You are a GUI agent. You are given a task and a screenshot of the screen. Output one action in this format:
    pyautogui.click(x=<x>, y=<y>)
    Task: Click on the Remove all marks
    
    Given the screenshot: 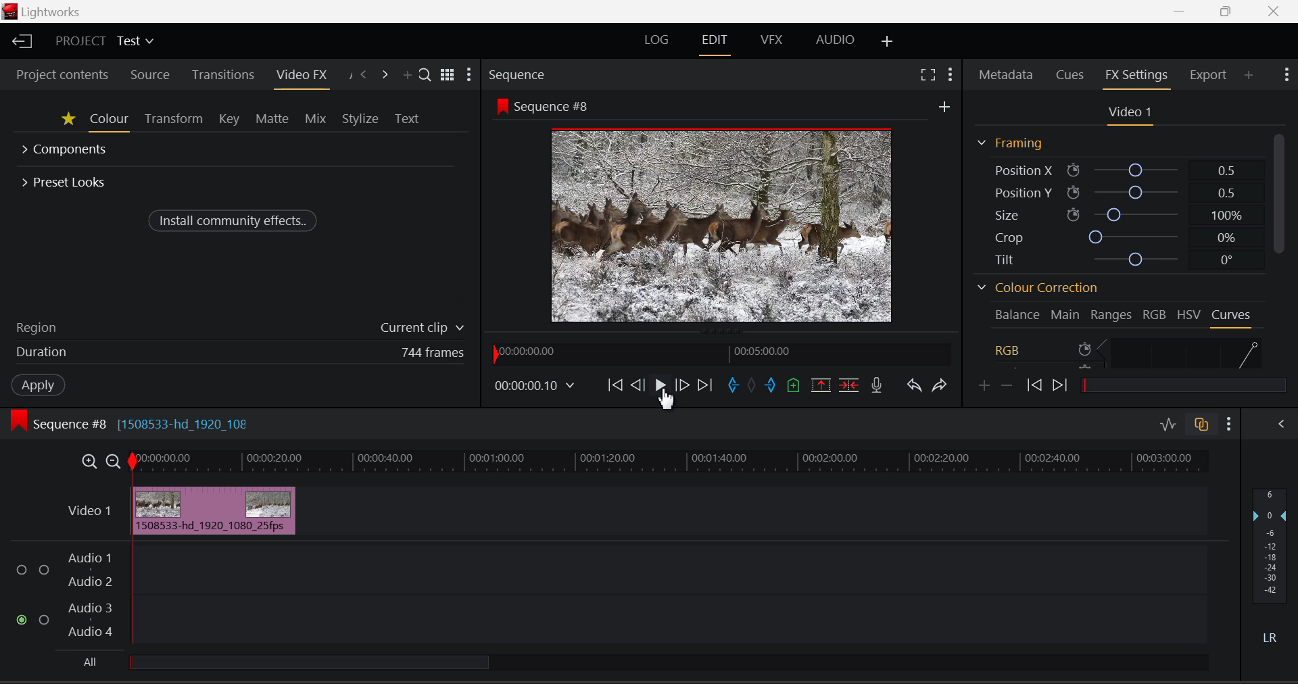 What is the action you would take?
    pyautogui.click(x=753, y=386)
    